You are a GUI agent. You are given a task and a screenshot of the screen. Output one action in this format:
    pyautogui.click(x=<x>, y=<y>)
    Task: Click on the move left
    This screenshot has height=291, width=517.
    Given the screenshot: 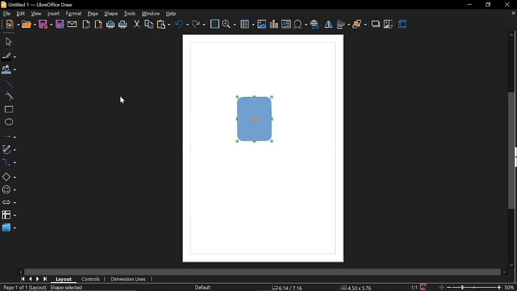 What is the action you would take?
    pyautogui.click(x=21, y=272)
    